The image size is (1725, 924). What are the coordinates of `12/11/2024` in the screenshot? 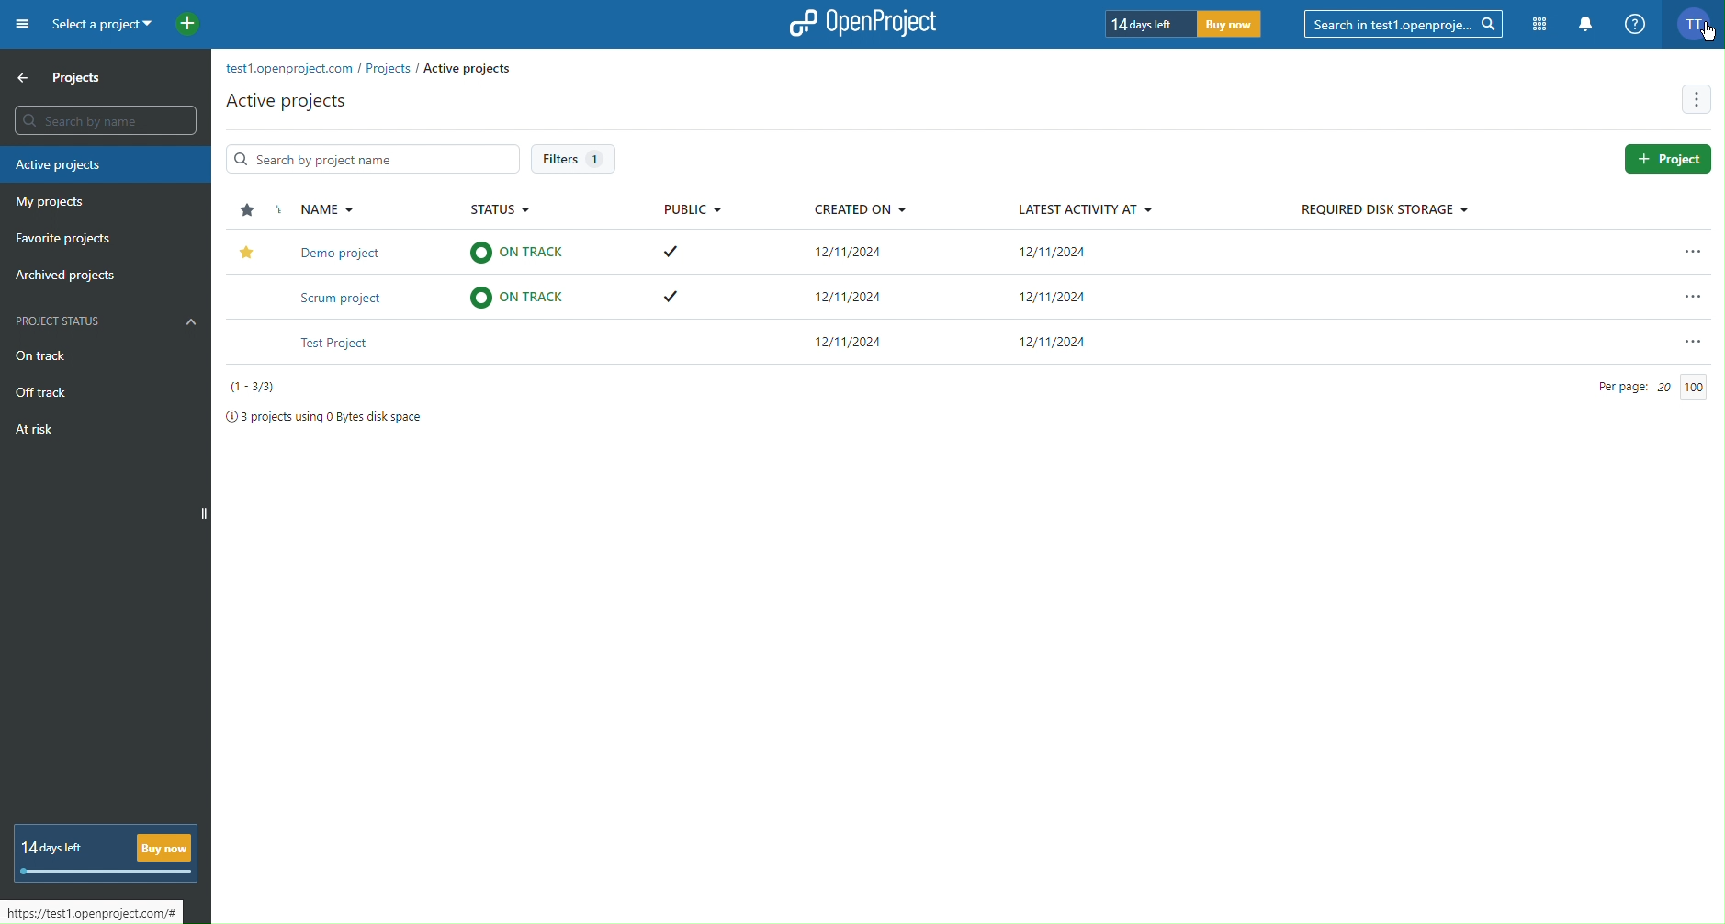 It's located at (847, 344).